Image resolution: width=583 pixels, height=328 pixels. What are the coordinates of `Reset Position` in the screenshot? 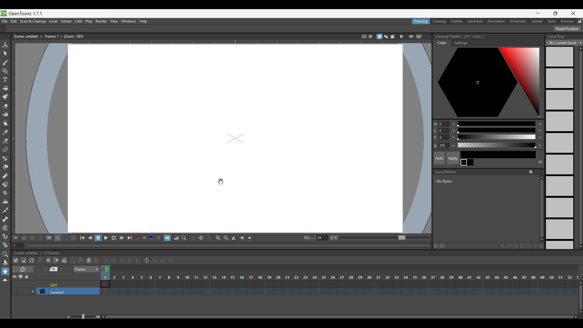 It's located at (568, 29).